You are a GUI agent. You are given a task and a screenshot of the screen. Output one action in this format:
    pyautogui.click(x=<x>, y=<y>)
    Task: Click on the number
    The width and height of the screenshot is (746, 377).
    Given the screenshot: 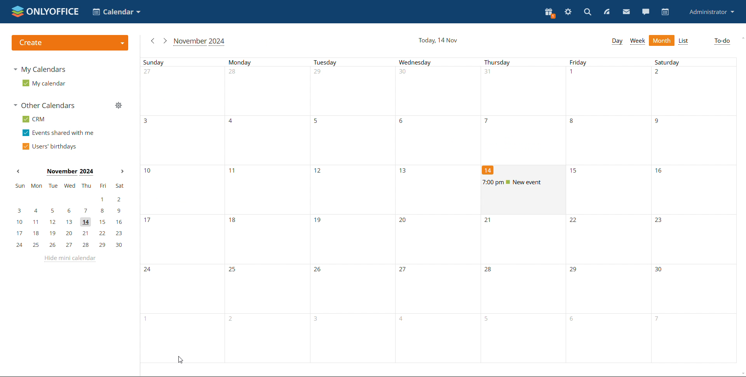 What is the action you would take?
    pyautogui.click(x=659, y=221)
    